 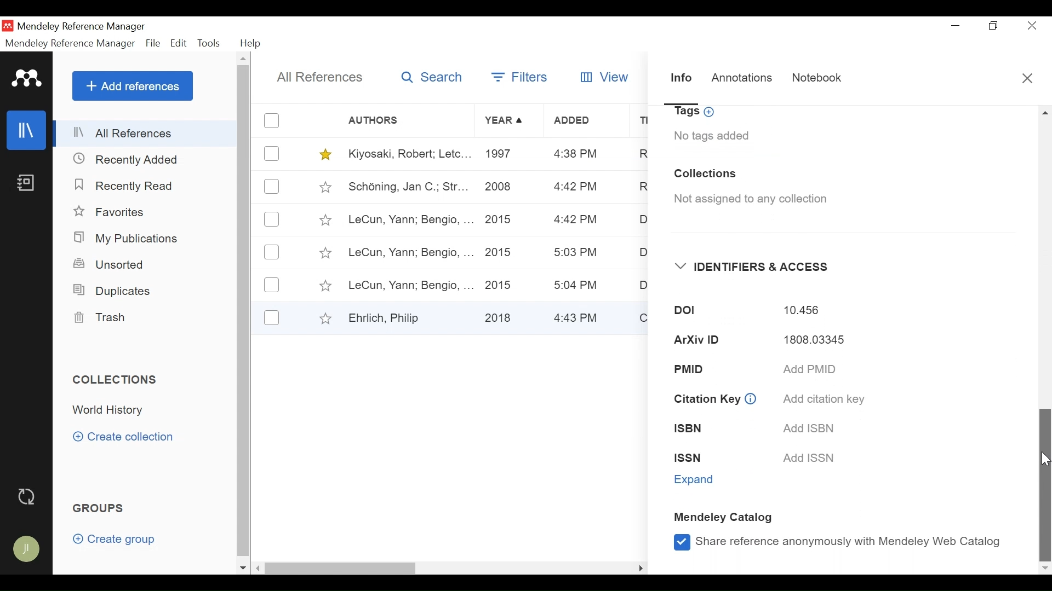 I want to click on ISBN, so click(x=695, y=429).